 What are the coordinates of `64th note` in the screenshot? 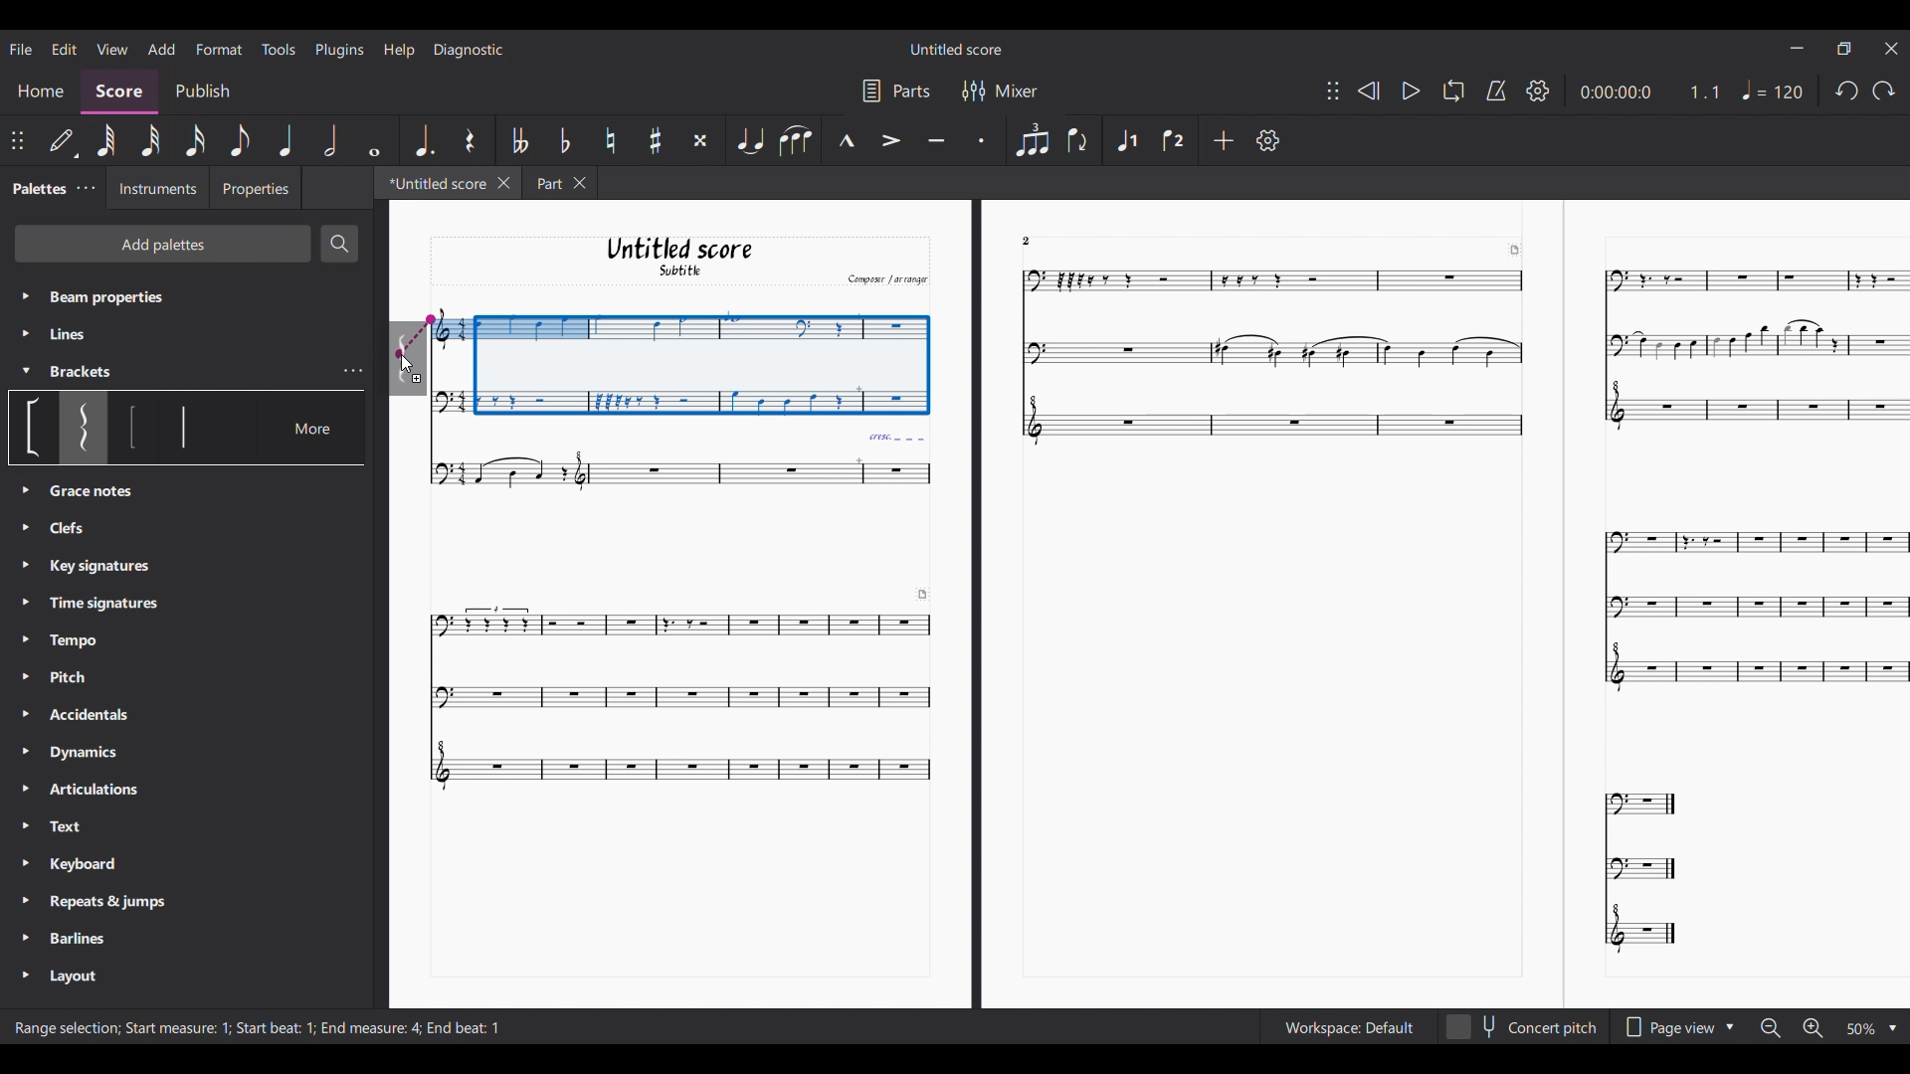 It's located at (109, 141).